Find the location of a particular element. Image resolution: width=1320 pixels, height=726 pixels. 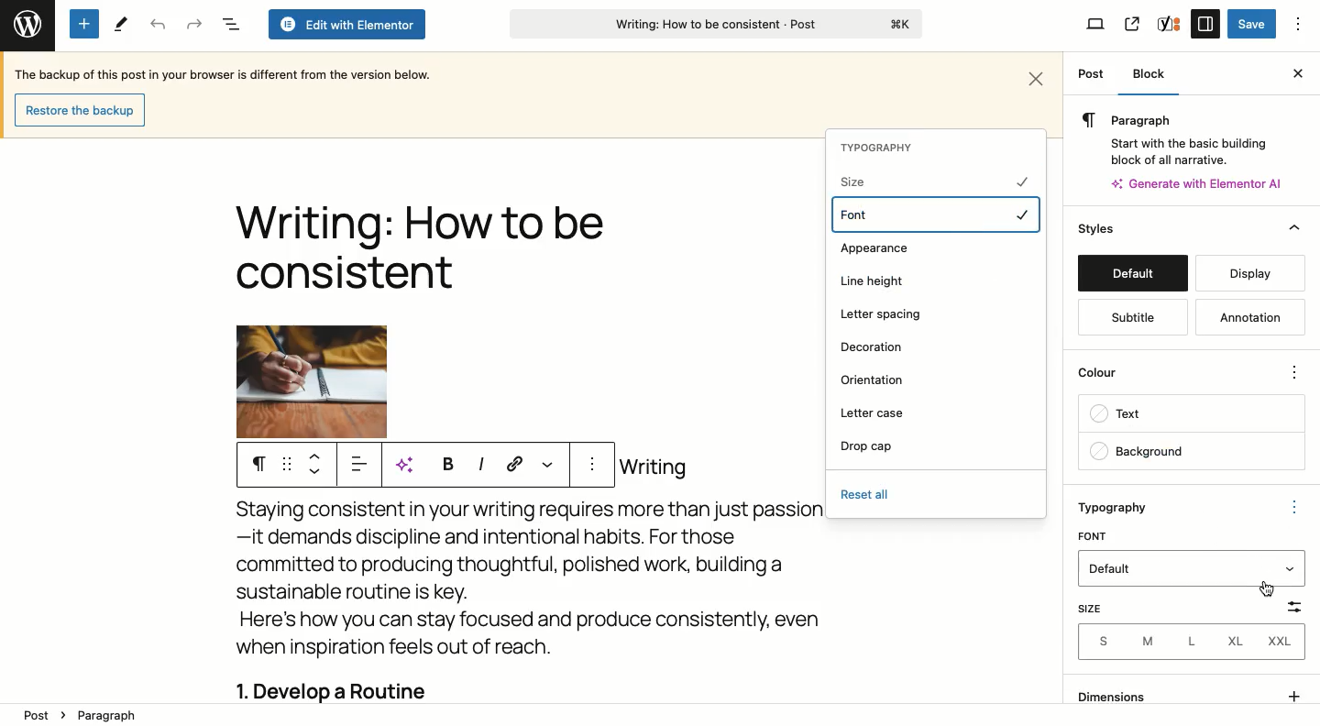

Text is located at coordinates (1191, 415).